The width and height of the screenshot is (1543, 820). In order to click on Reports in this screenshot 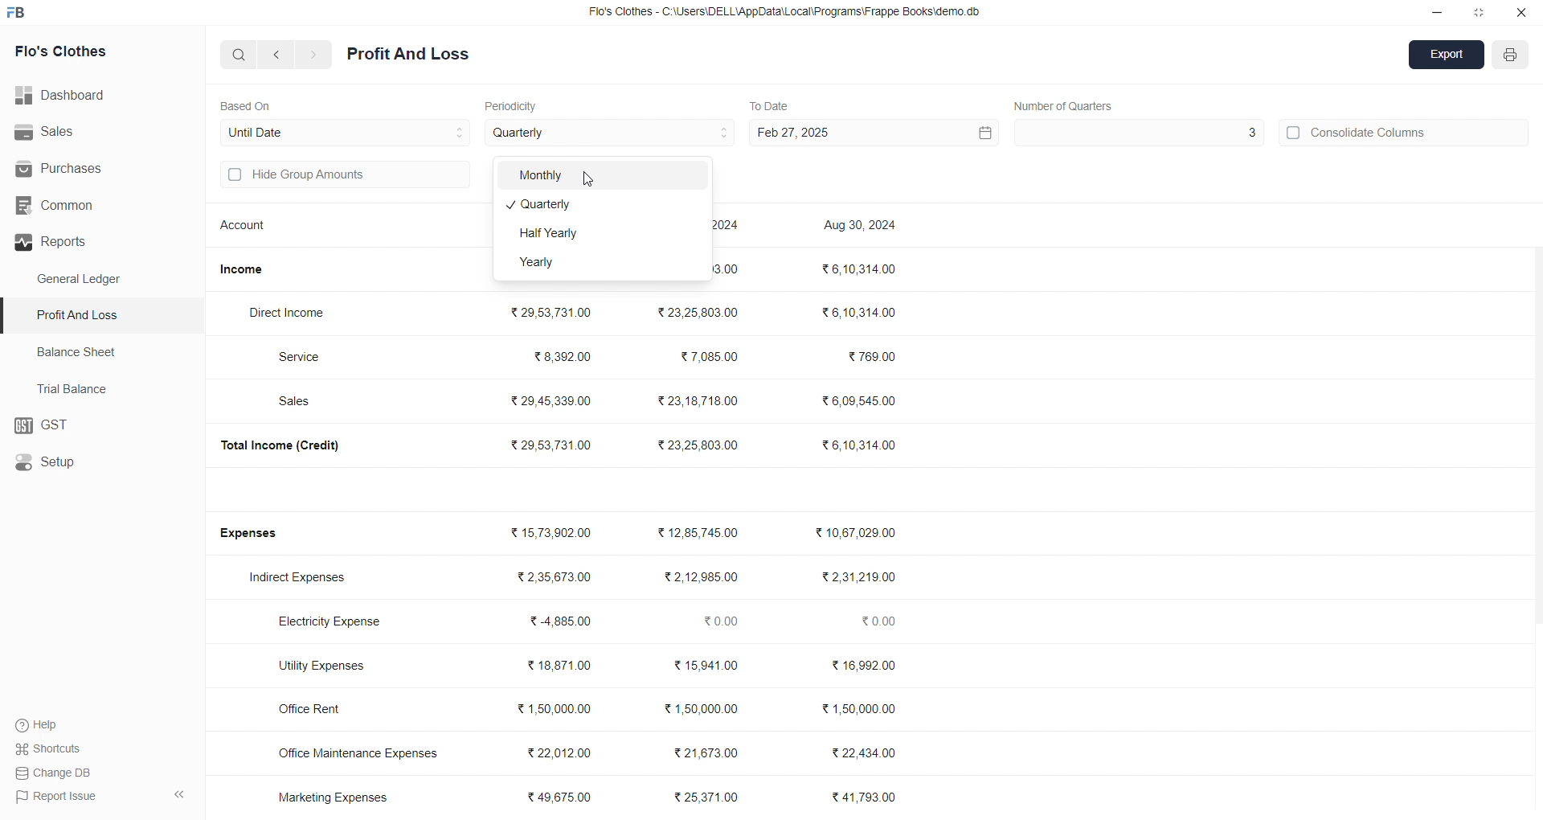, I will do `click(96, 242)`.